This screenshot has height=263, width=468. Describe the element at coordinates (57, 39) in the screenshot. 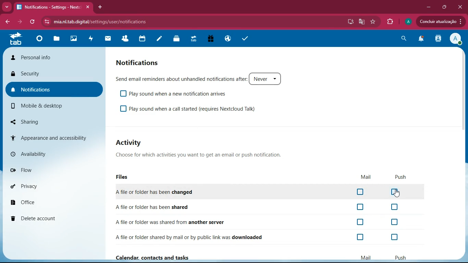

I see `files` at that location.